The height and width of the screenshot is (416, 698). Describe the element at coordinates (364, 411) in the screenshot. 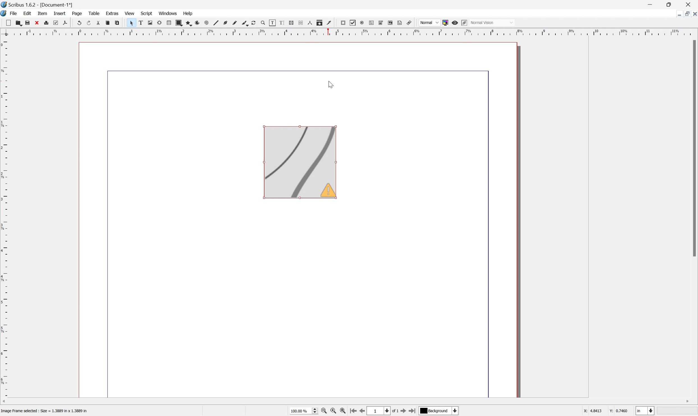

I see `Go to the previous page` at that location.